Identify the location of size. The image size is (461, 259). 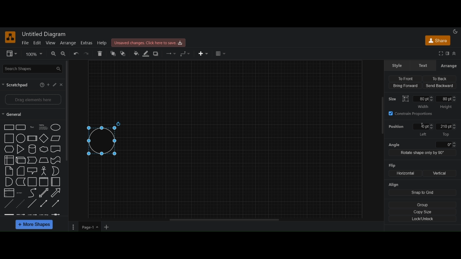
(394, 98).